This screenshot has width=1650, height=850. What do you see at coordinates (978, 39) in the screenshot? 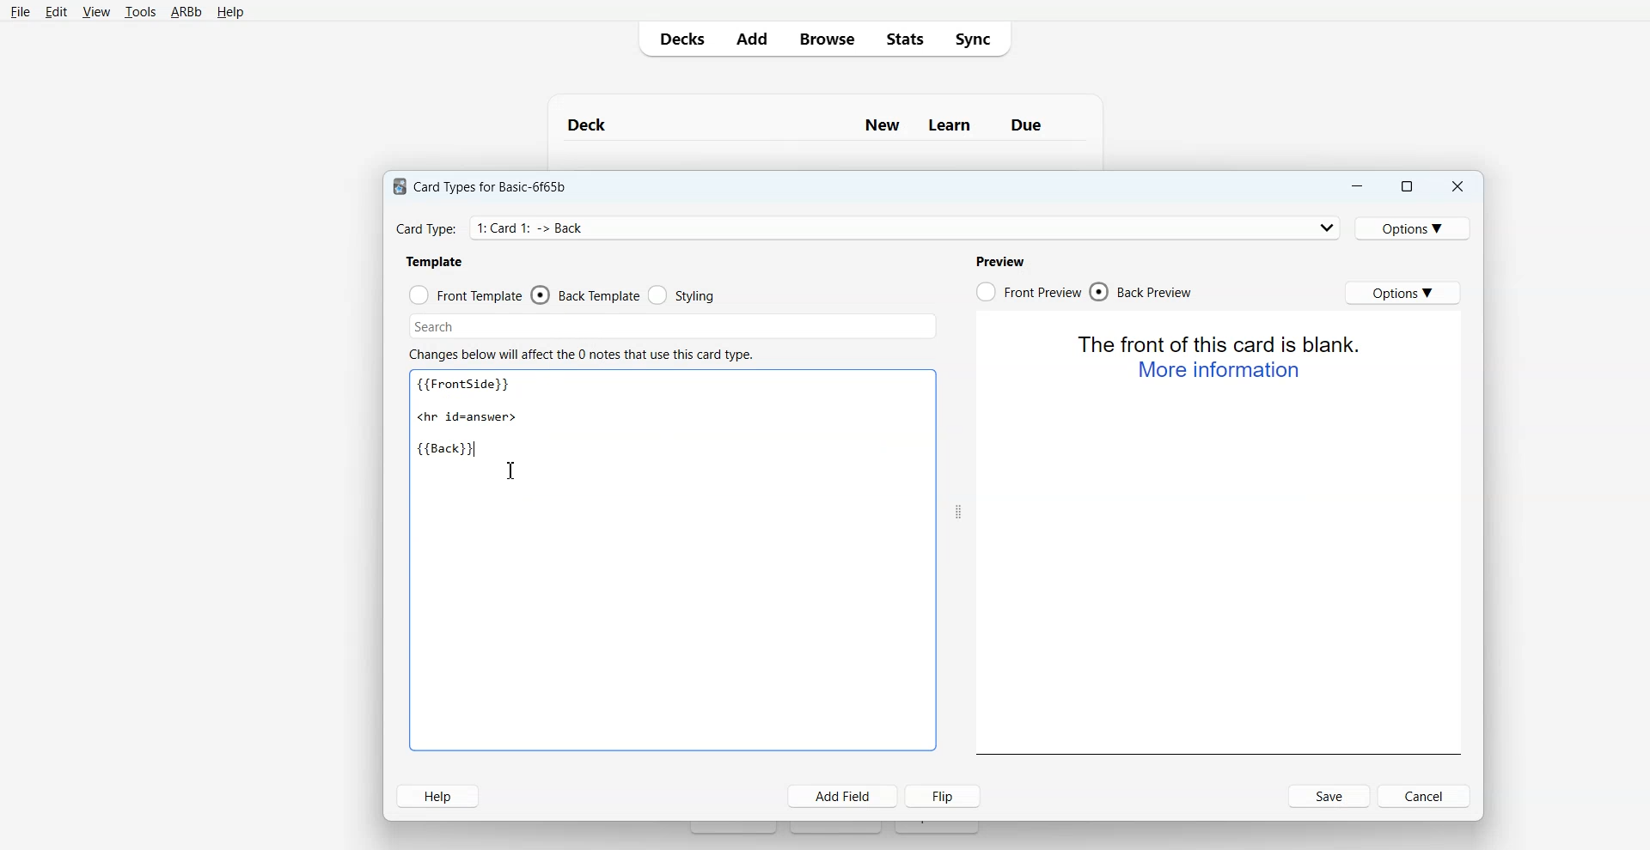
I see `Sync` at bounding box center [978, 39].